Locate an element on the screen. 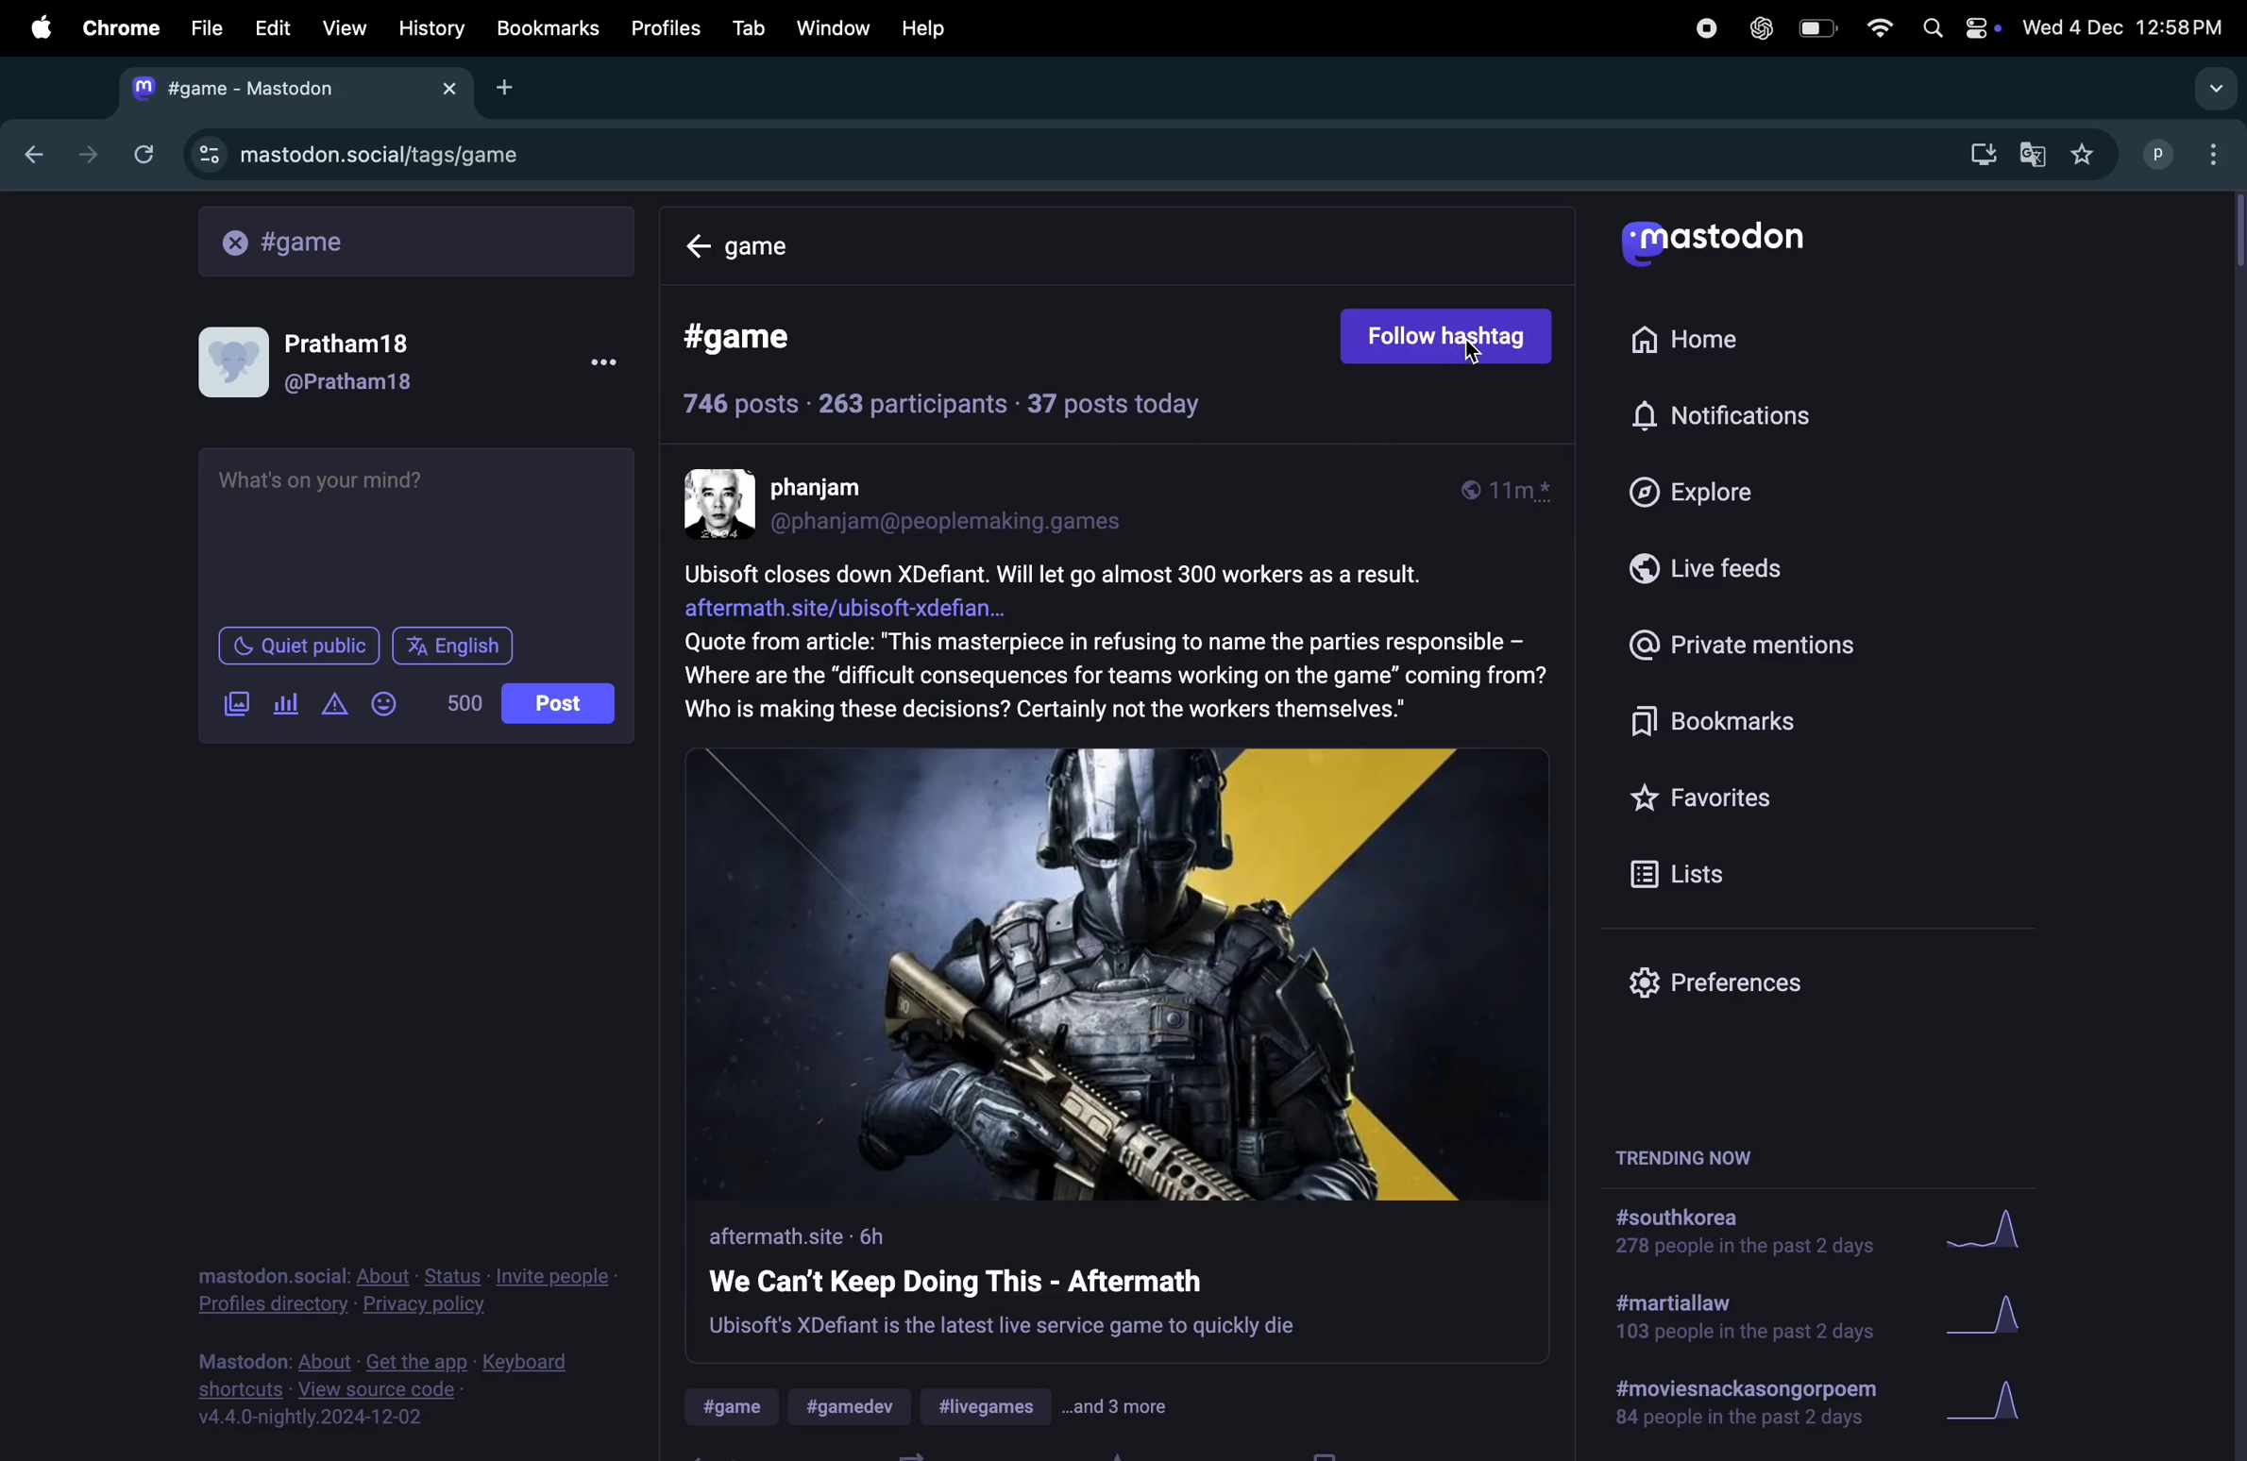 The width and height of the screenshot is (2247, 1461). scroll bar is located at coordinates (2233, 231).